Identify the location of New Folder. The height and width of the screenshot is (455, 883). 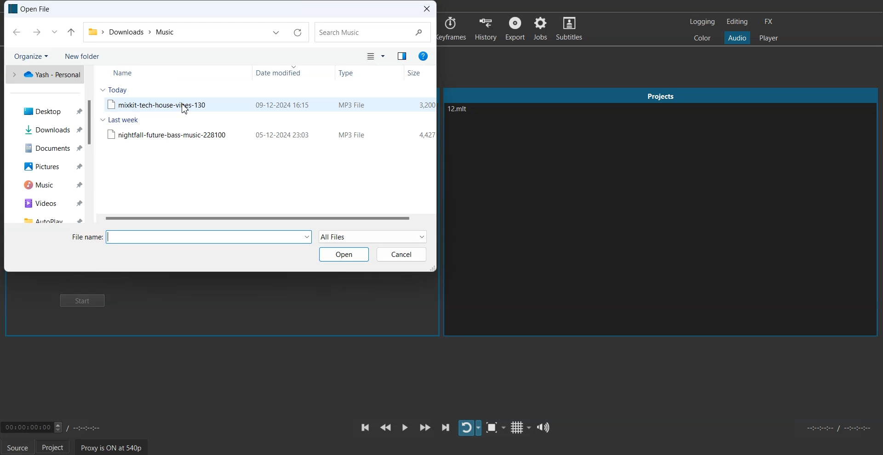
(84, 56).